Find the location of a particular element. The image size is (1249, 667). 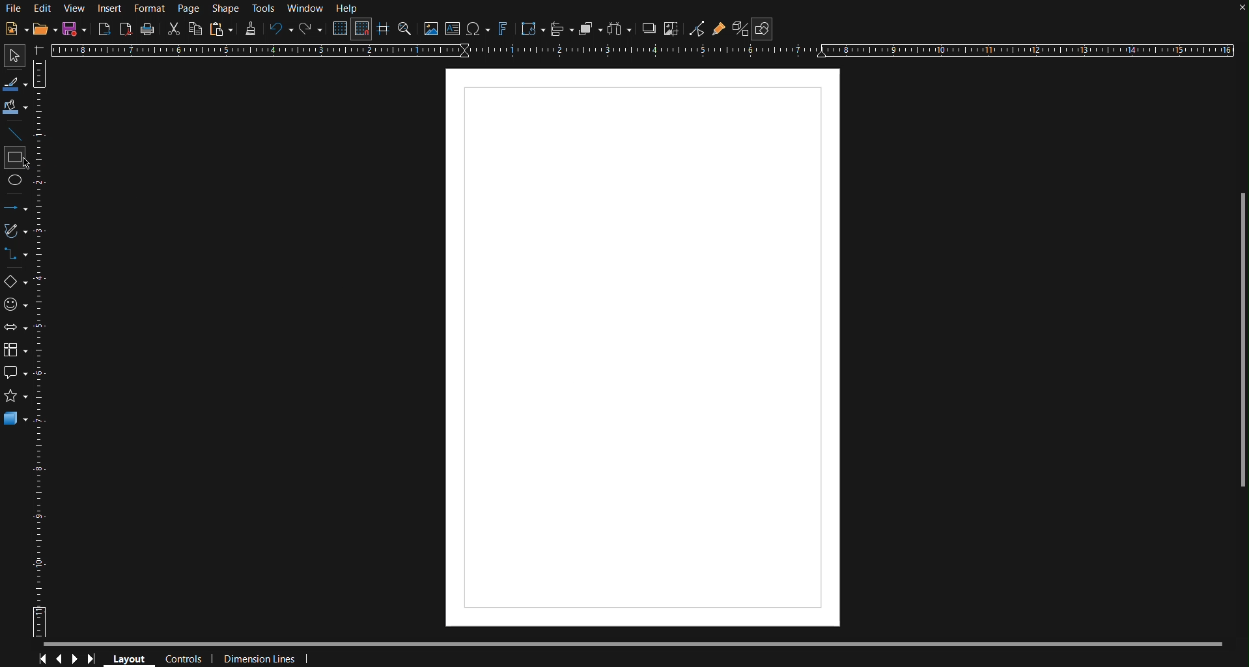

Fontworks is located at coordinates (502, 29).